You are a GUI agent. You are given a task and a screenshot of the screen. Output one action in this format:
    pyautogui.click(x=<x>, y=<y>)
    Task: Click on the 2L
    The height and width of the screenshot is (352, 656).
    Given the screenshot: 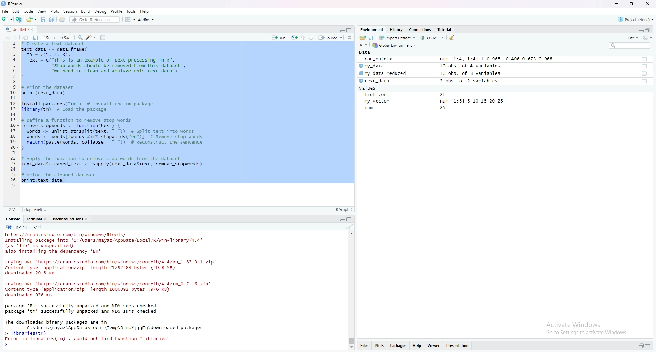 What is the action you would take?
    pyautogui.click(x=442, y=95)
    